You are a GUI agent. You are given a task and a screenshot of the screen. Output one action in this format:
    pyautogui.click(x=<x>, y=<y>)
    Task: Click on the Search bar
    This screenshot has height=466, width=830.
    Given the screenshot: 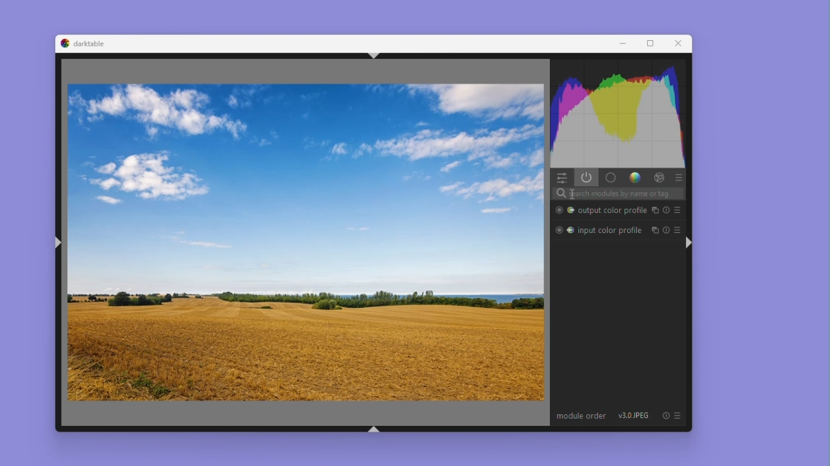 What is the action you would take?
    pyautogui.click(x=619, y=194)
    